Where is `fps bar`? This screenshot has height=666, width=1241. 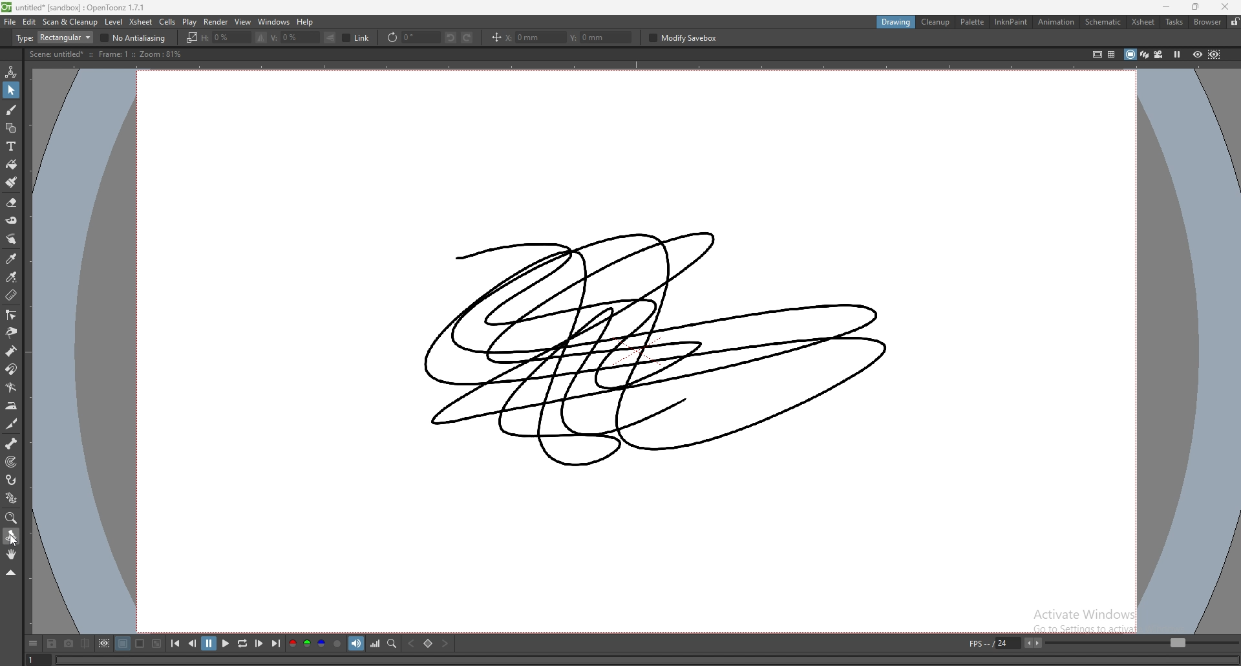 fps bar is located at coordinates (1143, 643).